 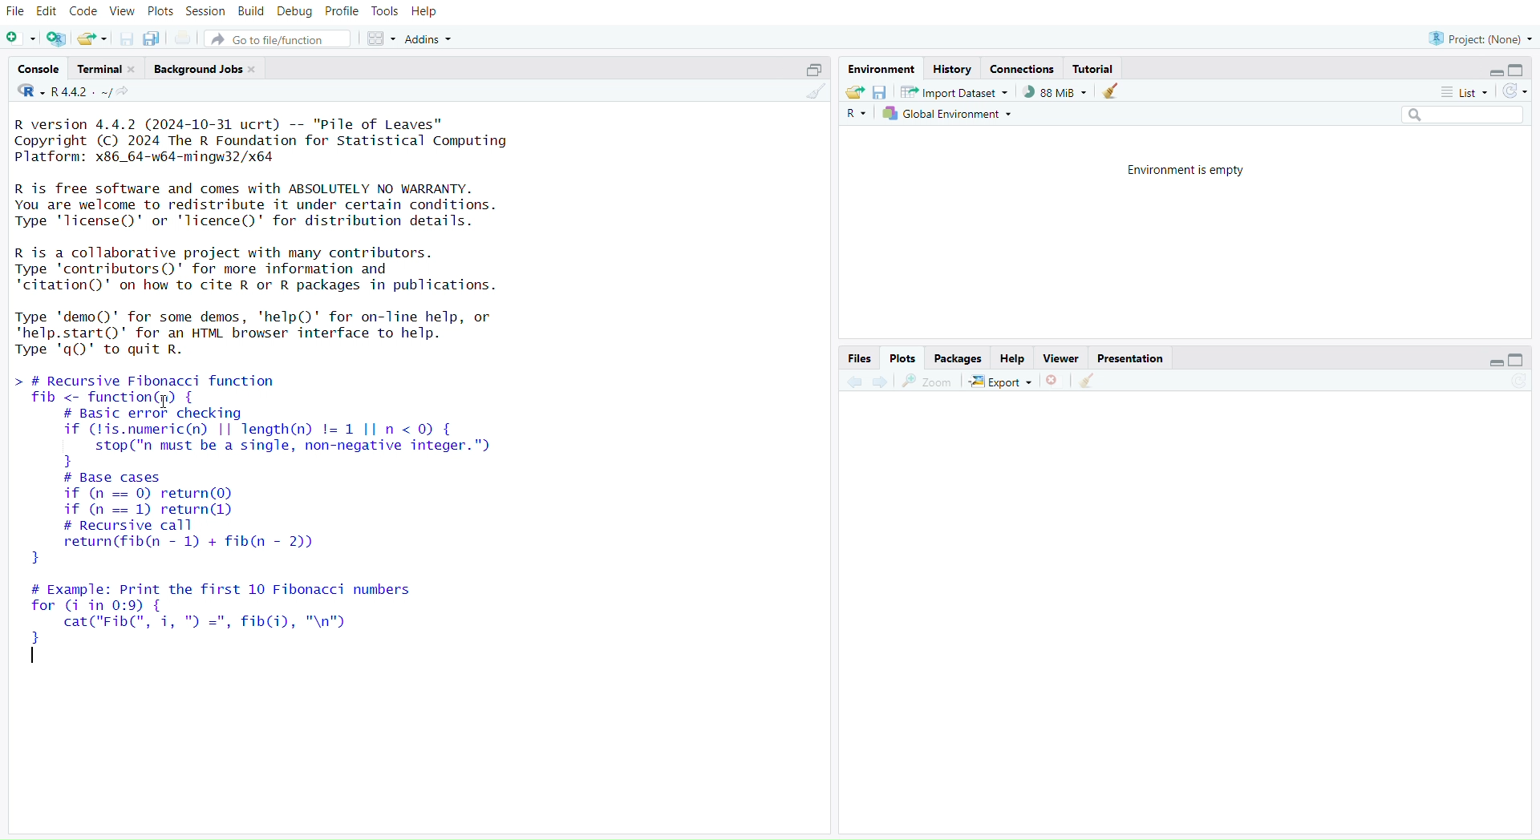 I want to click on profile, so click(x=342, y=13).